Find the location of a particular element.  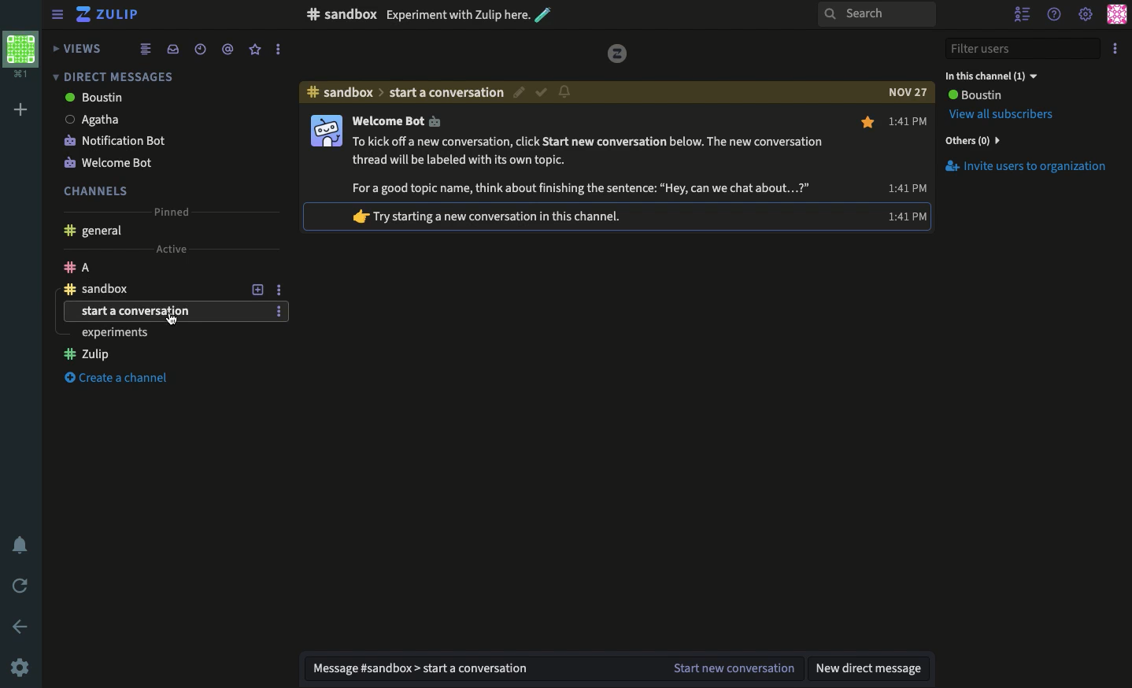

Time is located at coordinates (198, 49).